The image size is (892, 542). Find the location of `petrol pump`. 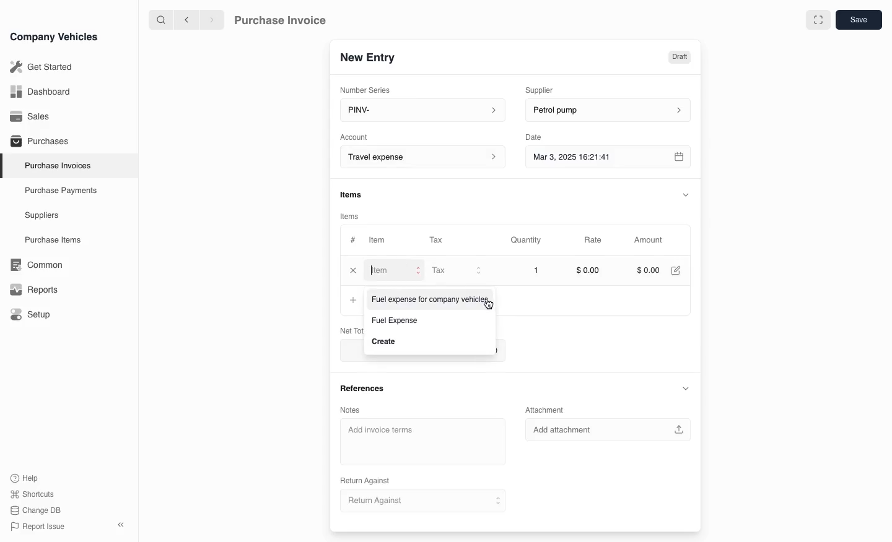

petrol pump is located at coordinates (606, 111).